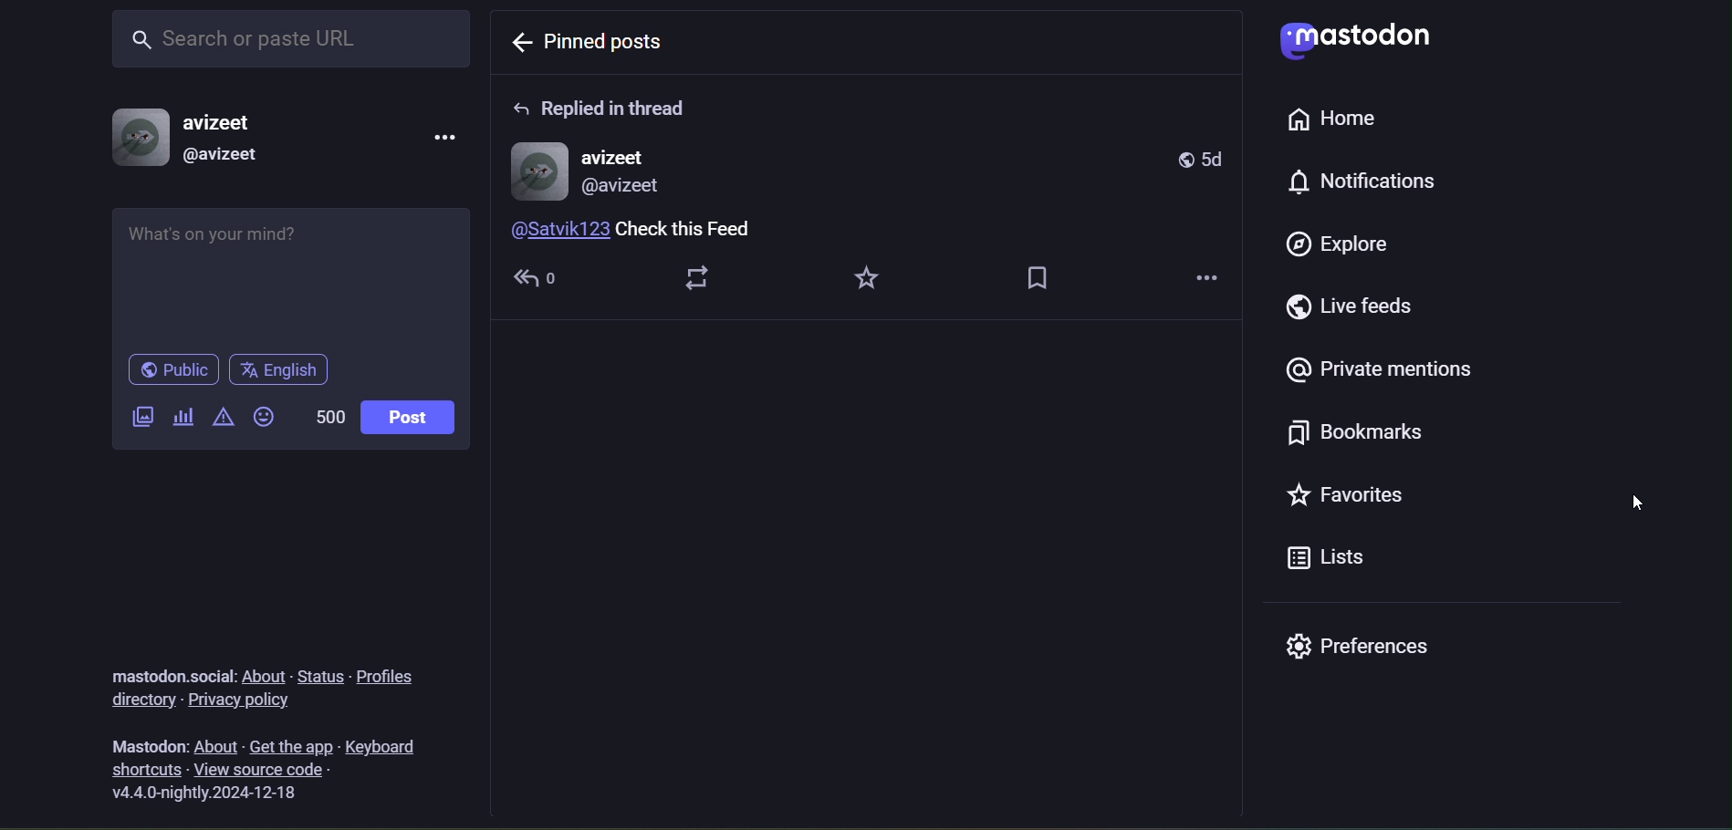 This screenshot has height=830, width=1732. Describe the element at coordinates (869, 282) in the screenshot. I see `favorite` at that location.